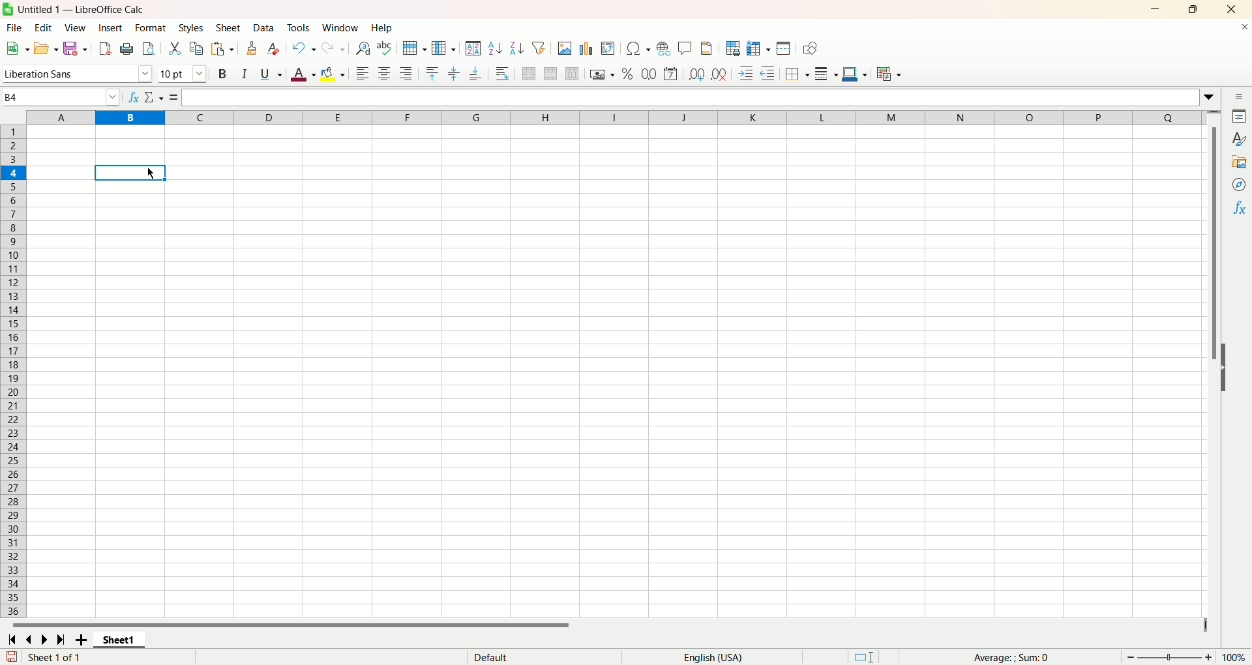 This screenshot has height=665, width=1252. Describe the element at coordinates (12, 29) in the screenshot. I see `file` at that location.